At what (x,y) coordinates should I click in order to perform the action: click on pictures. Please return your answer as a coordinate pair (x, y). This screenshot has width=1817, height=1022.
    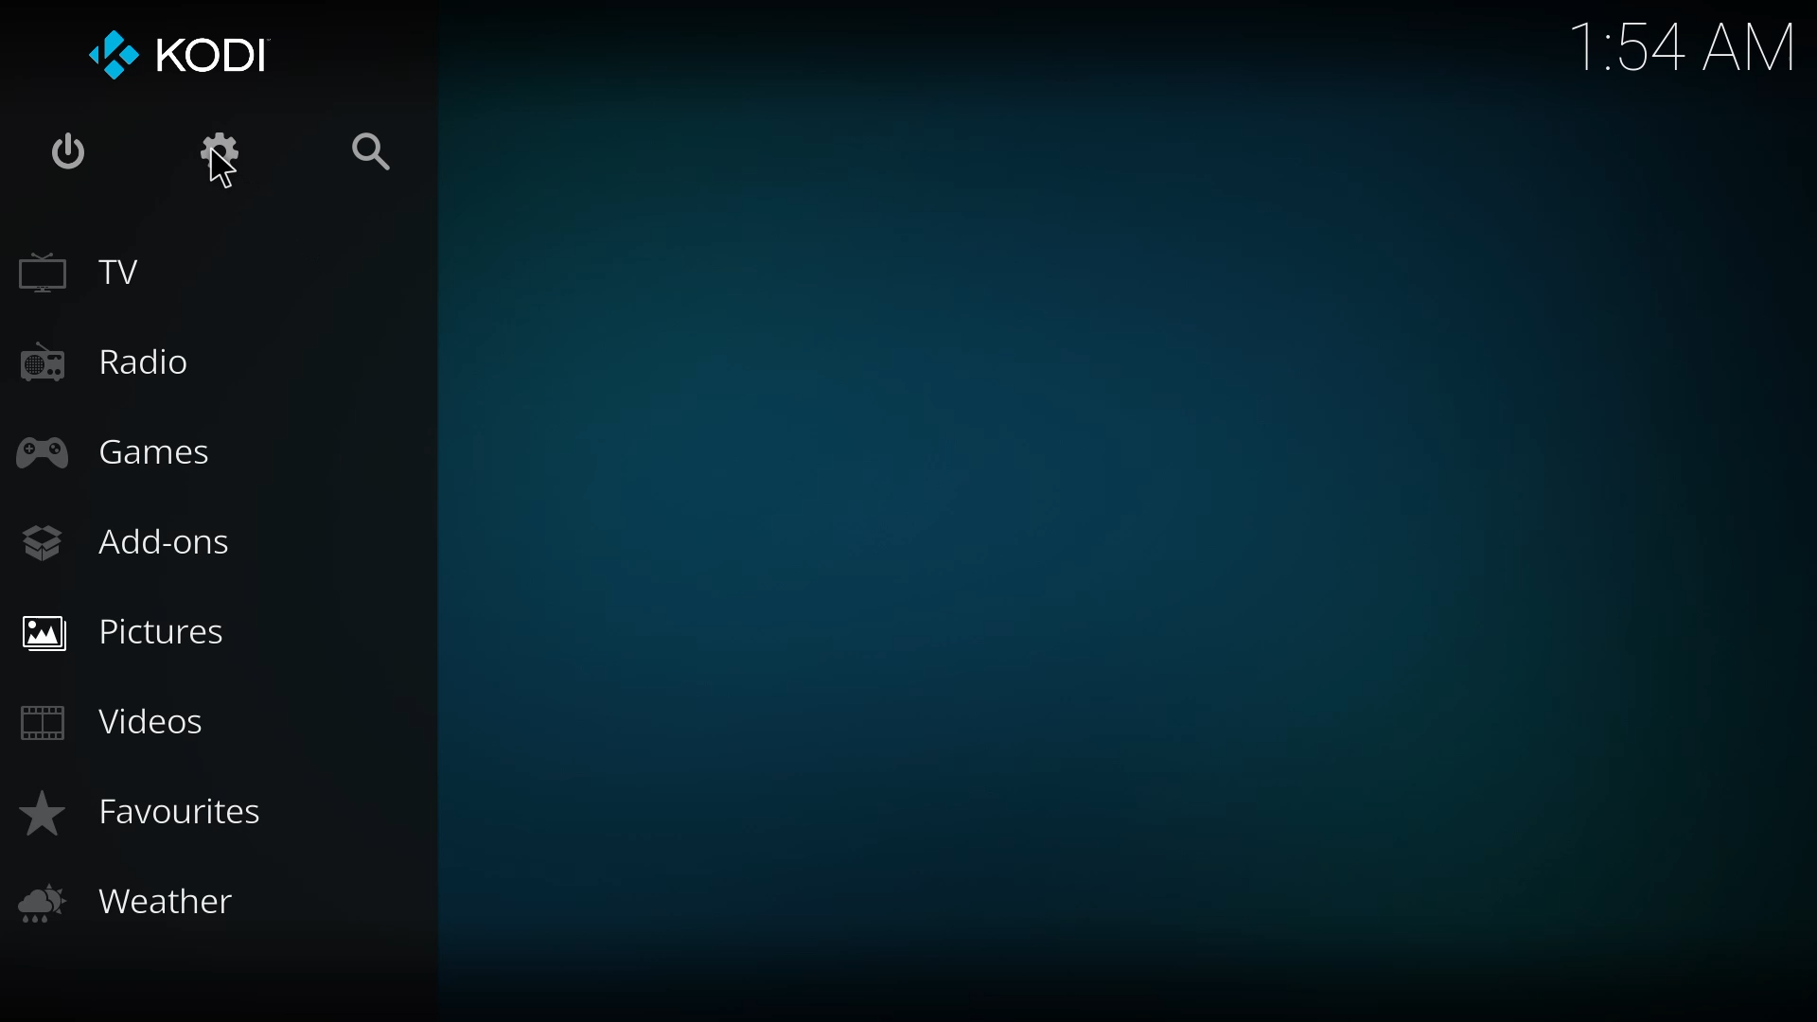
    Looking at the image, I should click on (129, 631).